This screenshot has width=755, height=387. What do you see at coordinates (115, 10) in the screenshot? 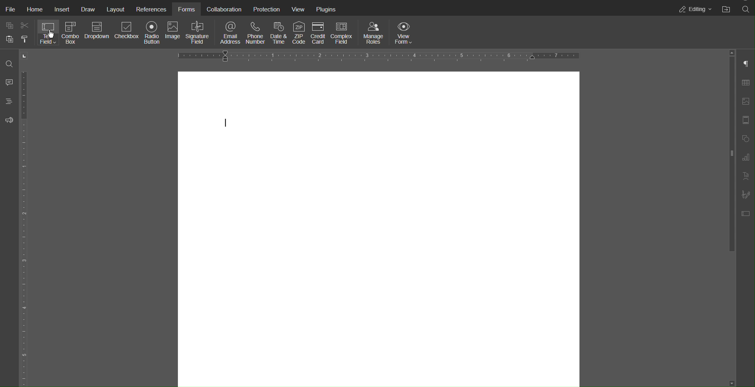
I see `Layout` at bounding box center [115, 10].